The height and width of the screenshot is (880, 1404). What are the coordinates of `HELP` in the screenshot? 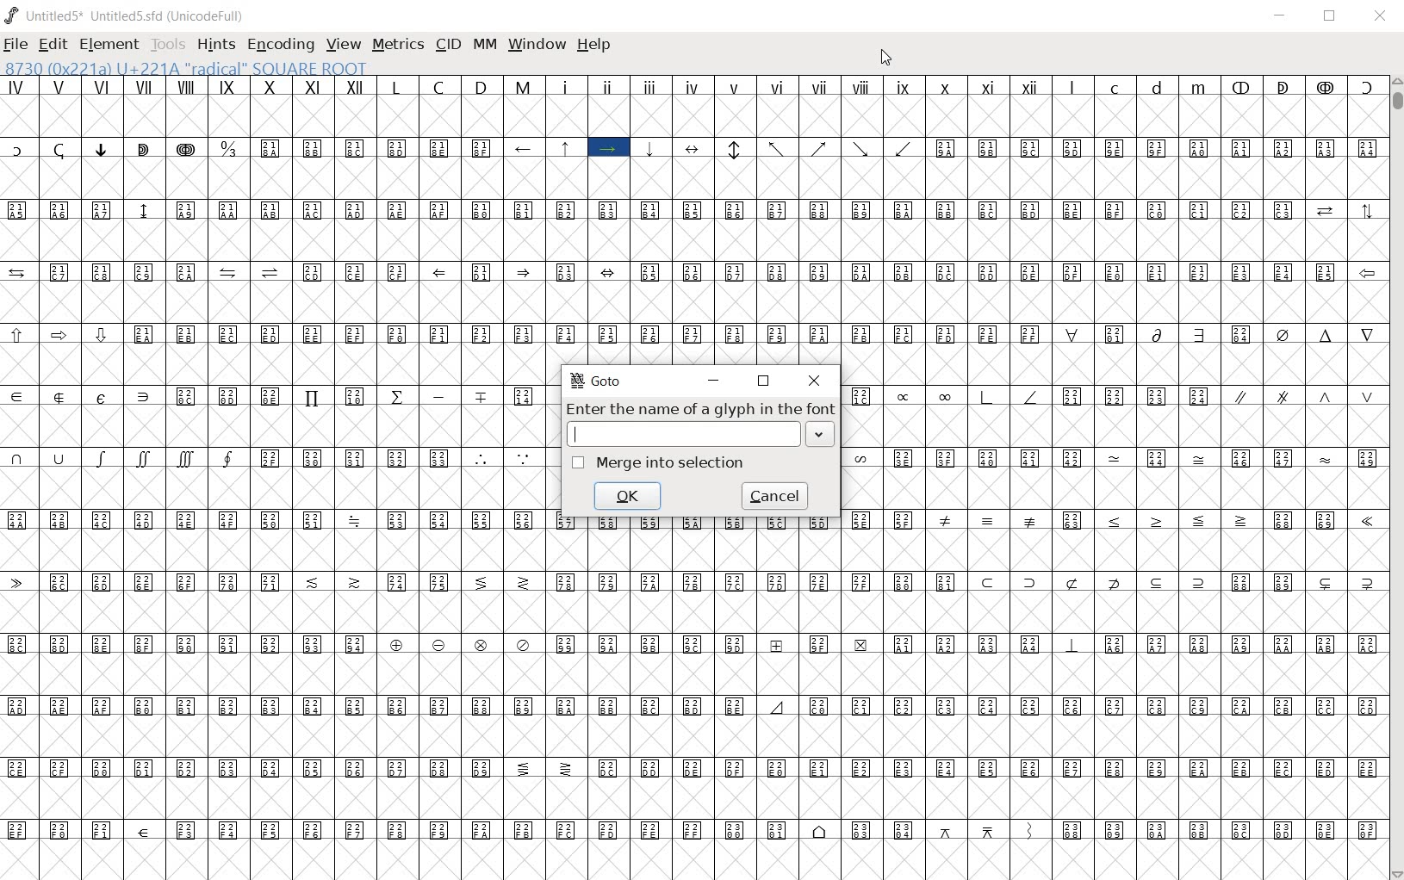 It's located at (597, 46).